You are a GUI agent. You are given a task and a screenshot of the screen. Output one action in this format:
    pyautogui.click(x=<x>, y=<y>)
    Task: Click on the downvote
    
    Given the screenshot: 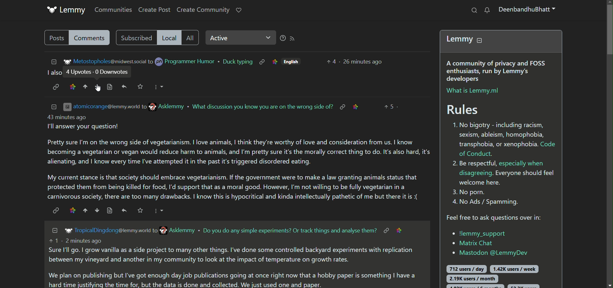 What is the action you would take?
    pyautogui.click(x=98, y=87)
    